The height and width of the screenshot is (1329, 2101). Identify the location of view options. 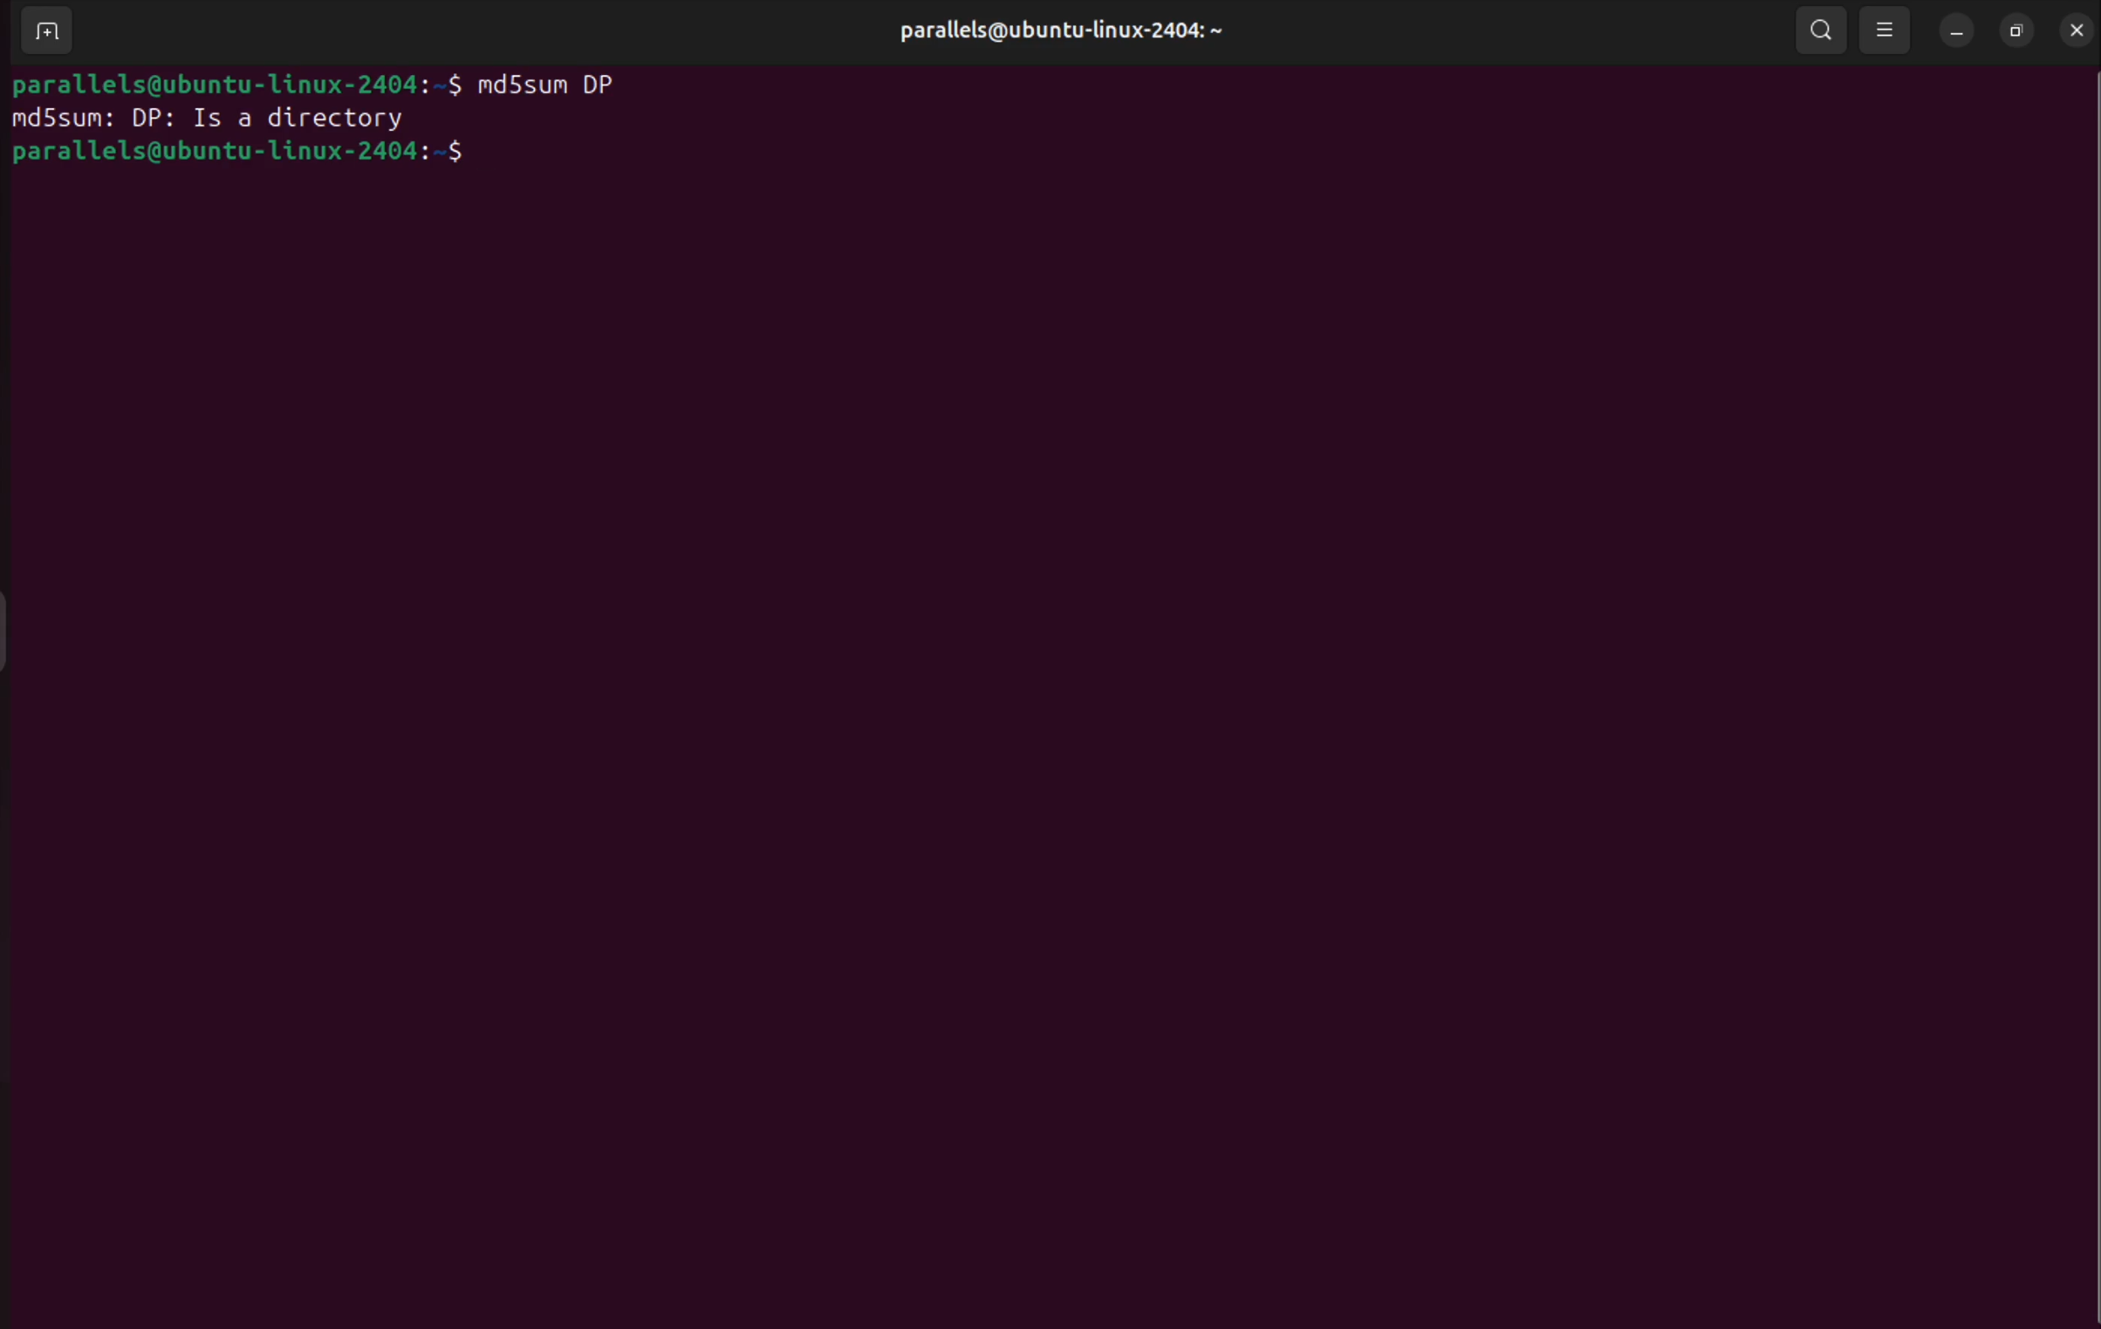
(1887, 30).